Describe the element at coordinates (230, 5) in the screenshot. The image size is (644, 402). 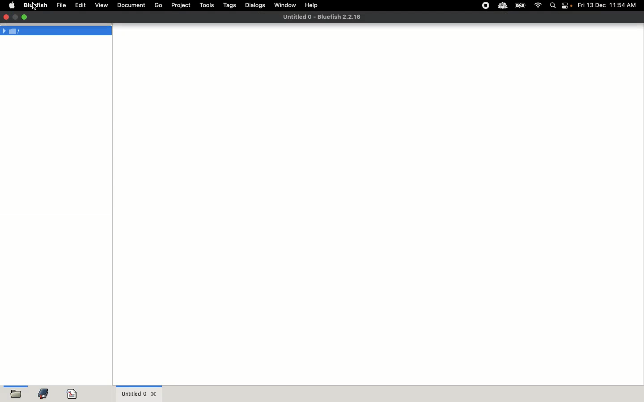
I see `Tags` at that location.